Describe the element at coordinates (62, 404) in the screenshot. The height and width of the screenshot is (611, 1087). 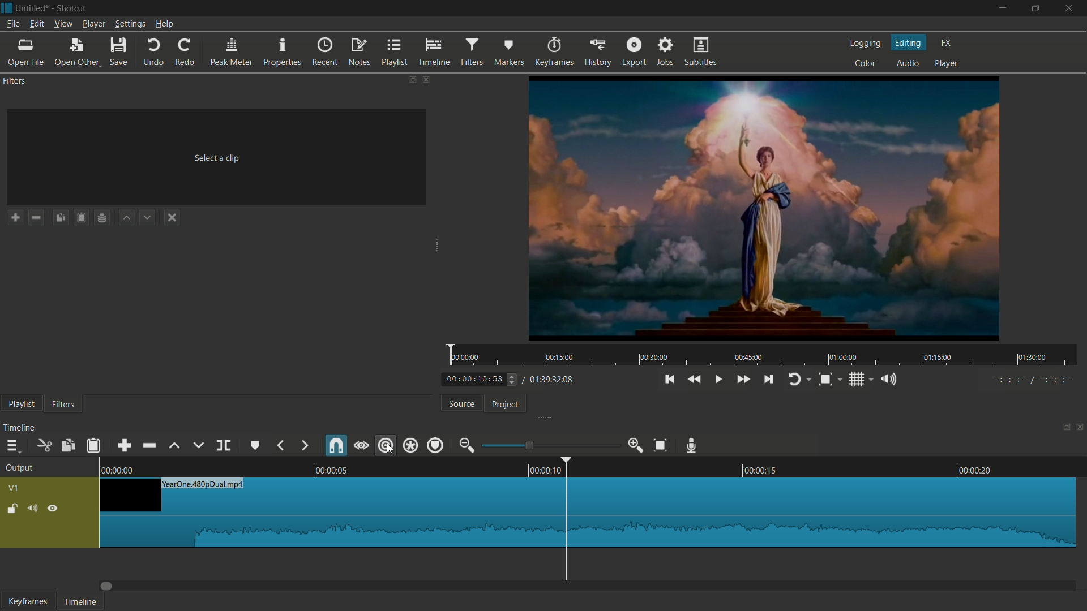
I see `filters` at that location.